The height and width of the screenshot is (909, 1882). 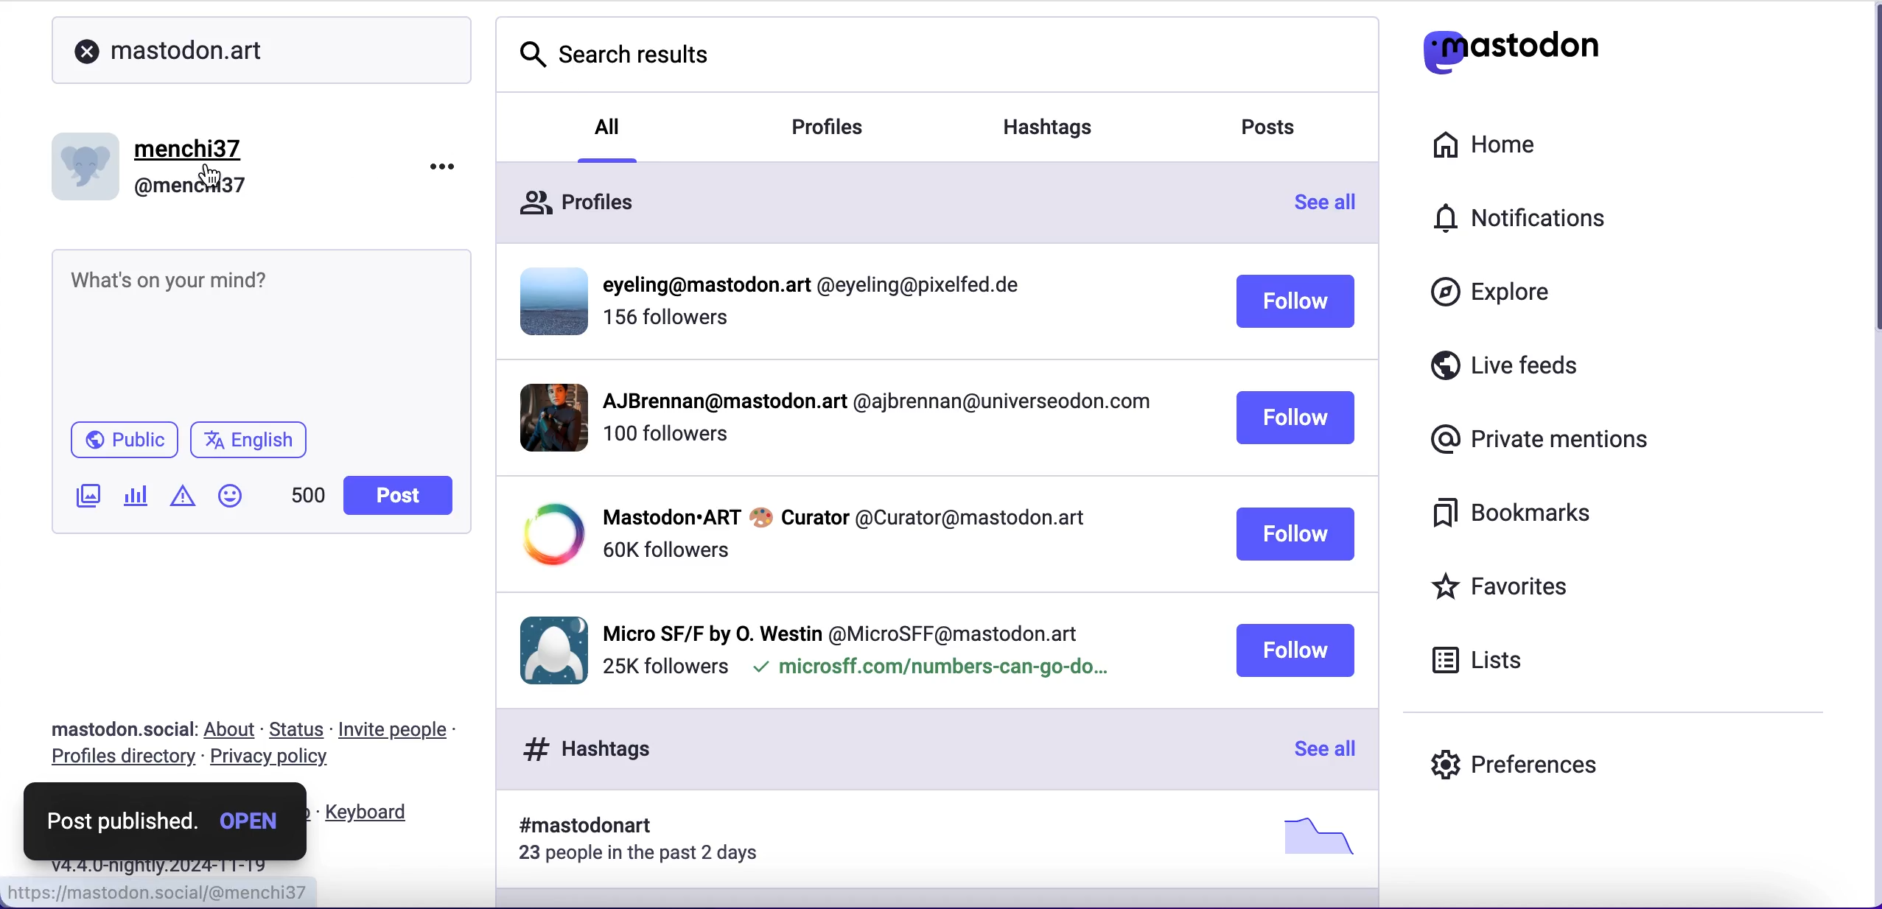 What do you see at coordinates (1489, 664) in the screenshot?
I see `lists` at bounding box center [1489, 664].